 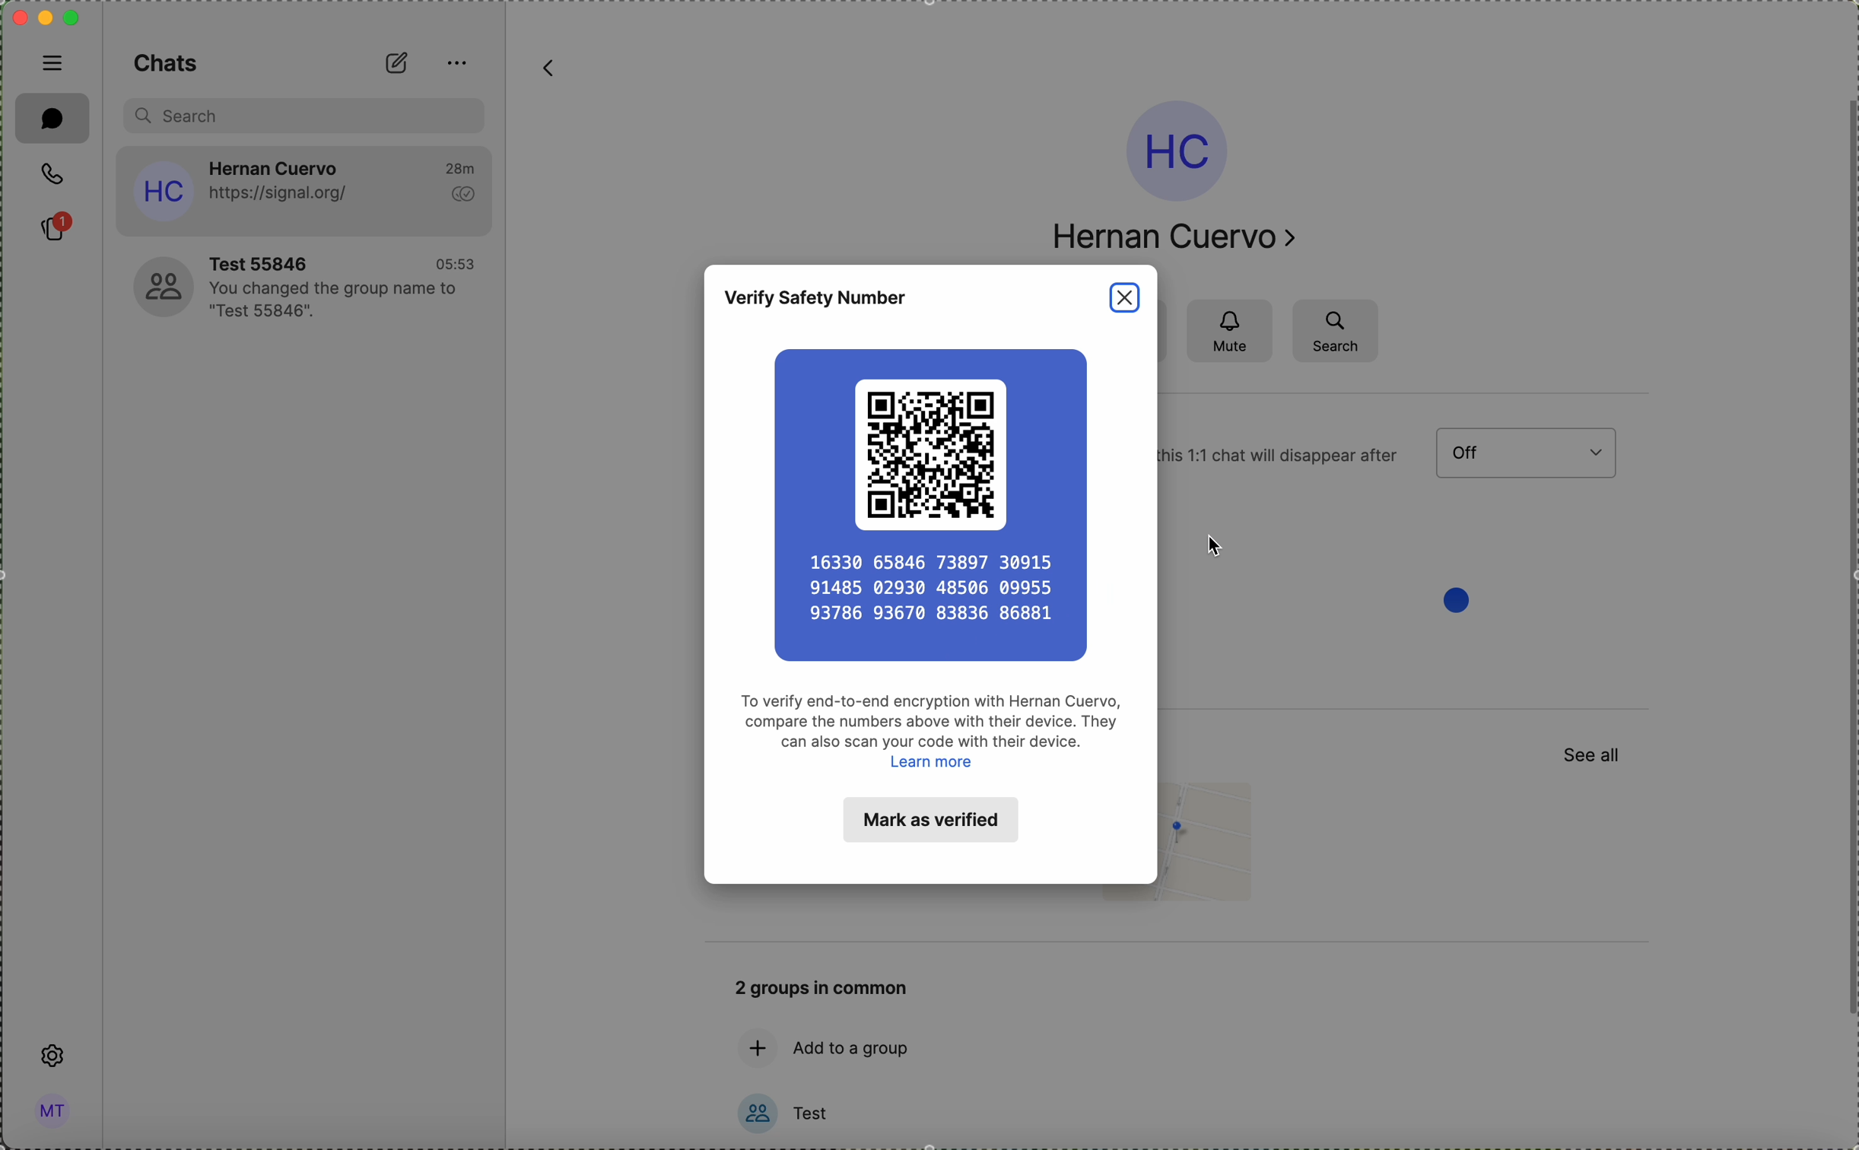 I want to click on https://signal.org/, so click(x=284, y=194).